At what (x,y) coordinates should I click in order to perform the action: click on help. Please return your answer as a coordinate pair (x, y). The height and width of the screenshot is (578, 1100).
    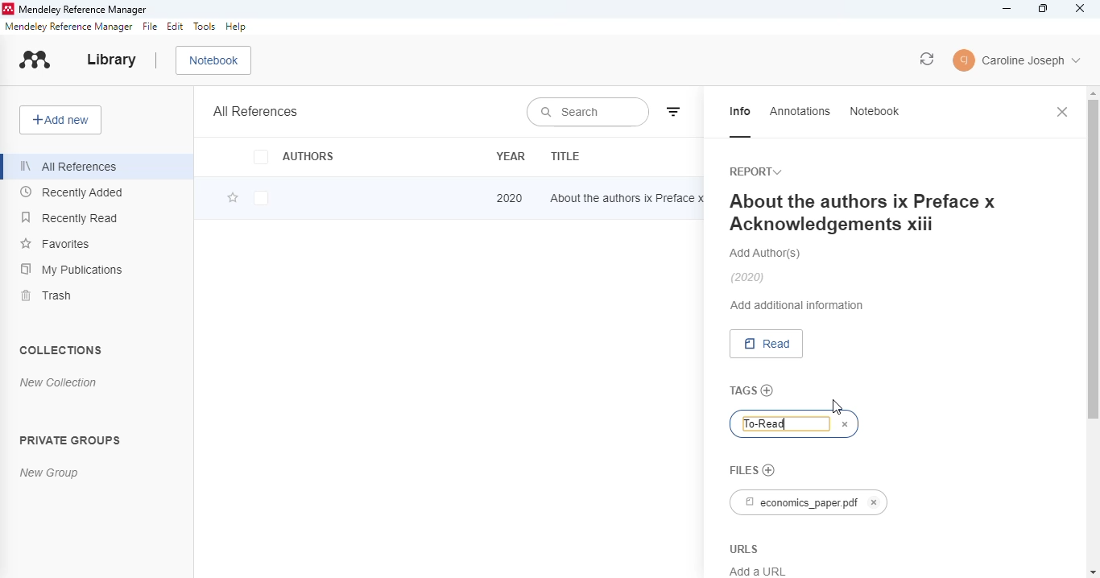
    Looking at the image, I should click on (237, 27).